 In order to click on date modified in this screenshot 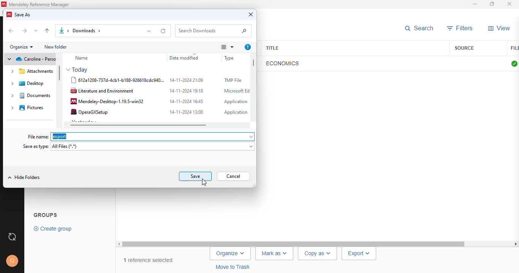, I will do `click(185, 58)`.